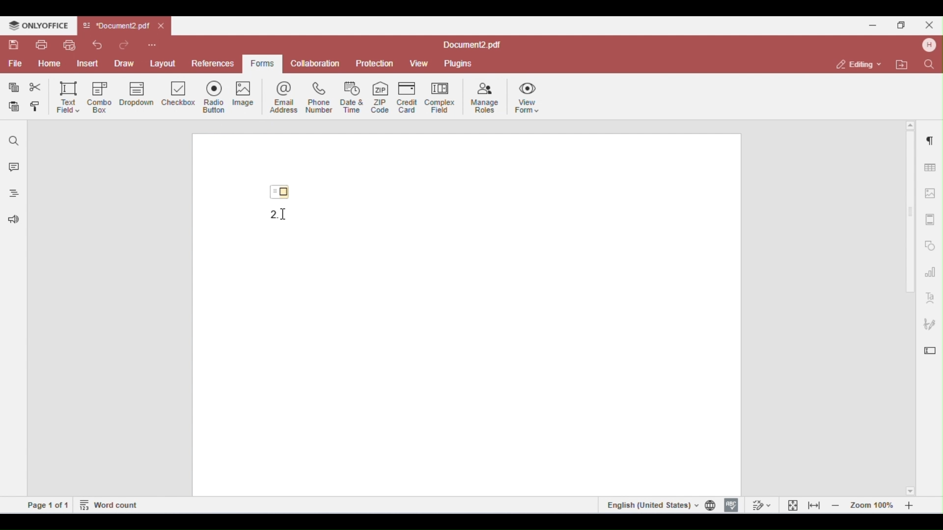  What do you see at coordinates (353, 97) in the screenshot?
I see `date and time` at bounding box center [353, 97].